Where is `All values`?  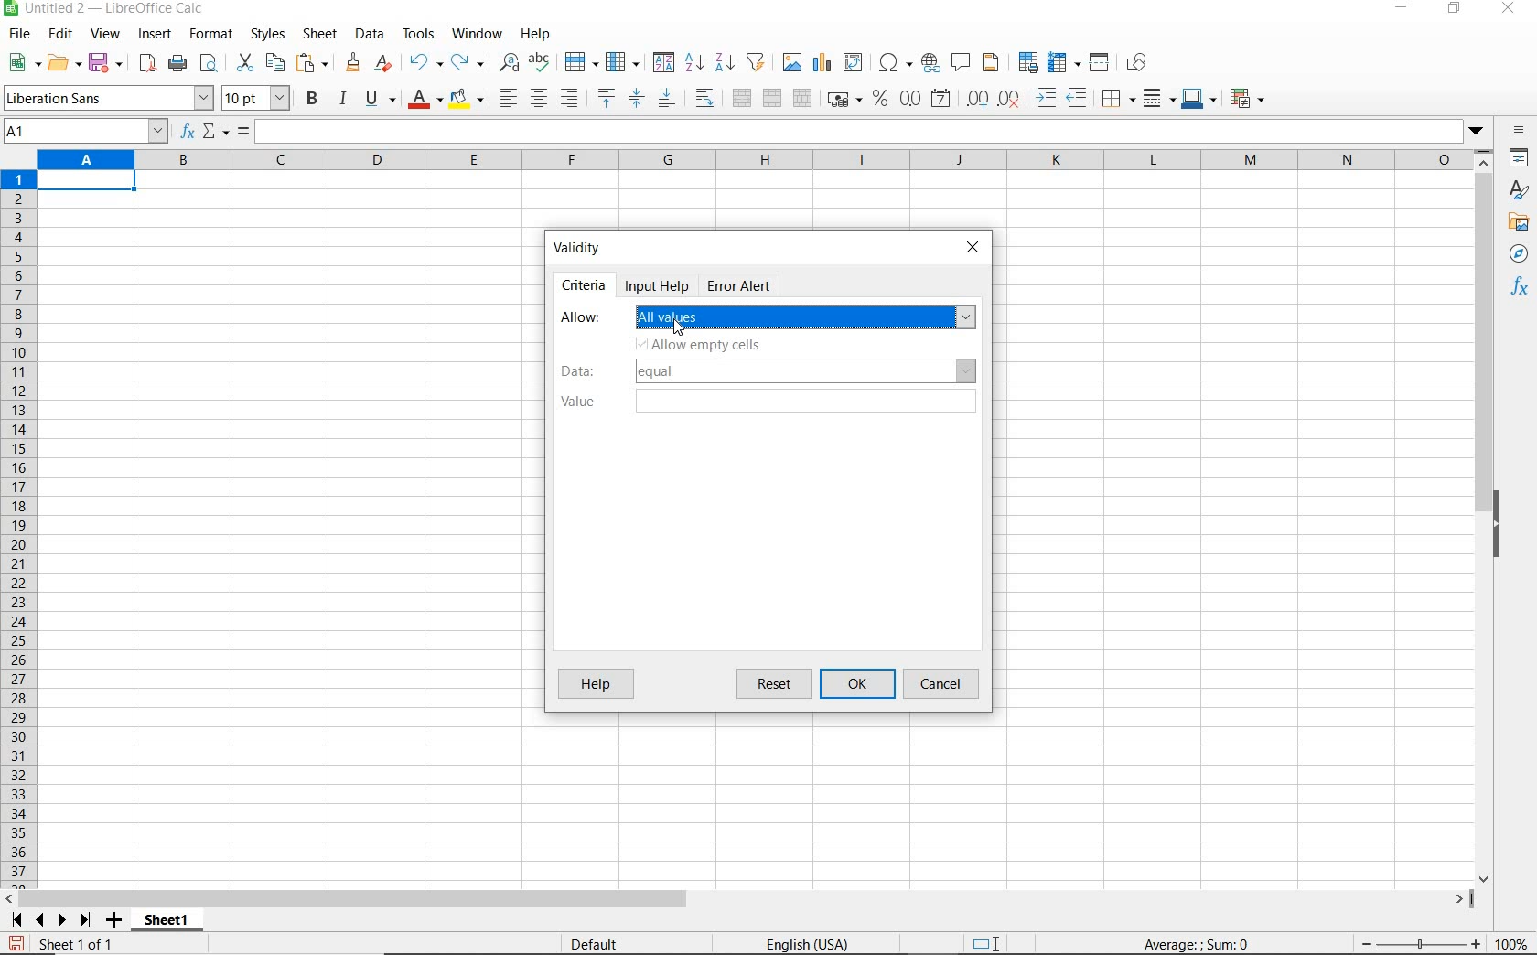
All values is located at coordinates (804, 317).